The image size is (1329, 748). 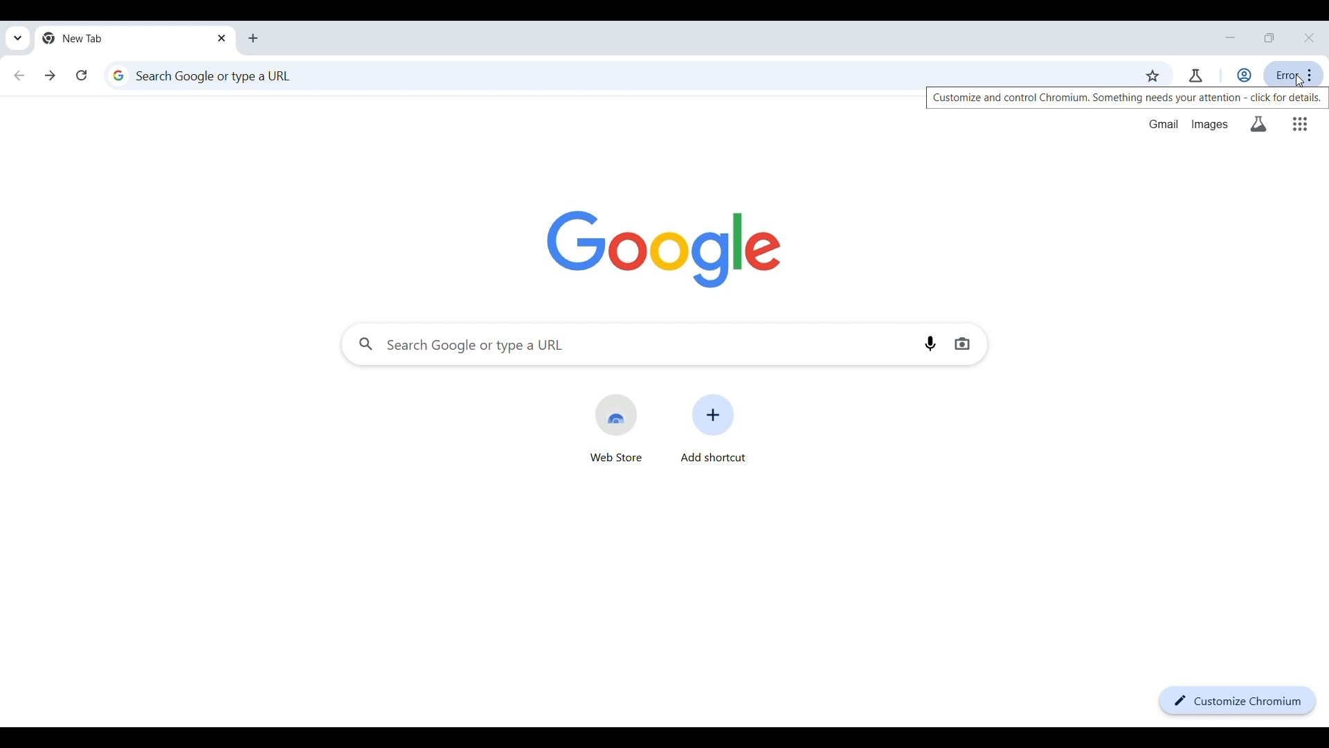 What do you see at coordinates (1164, 124) in the screenshot?
I see `Open Gmail` at bounding box center [1164, 124].